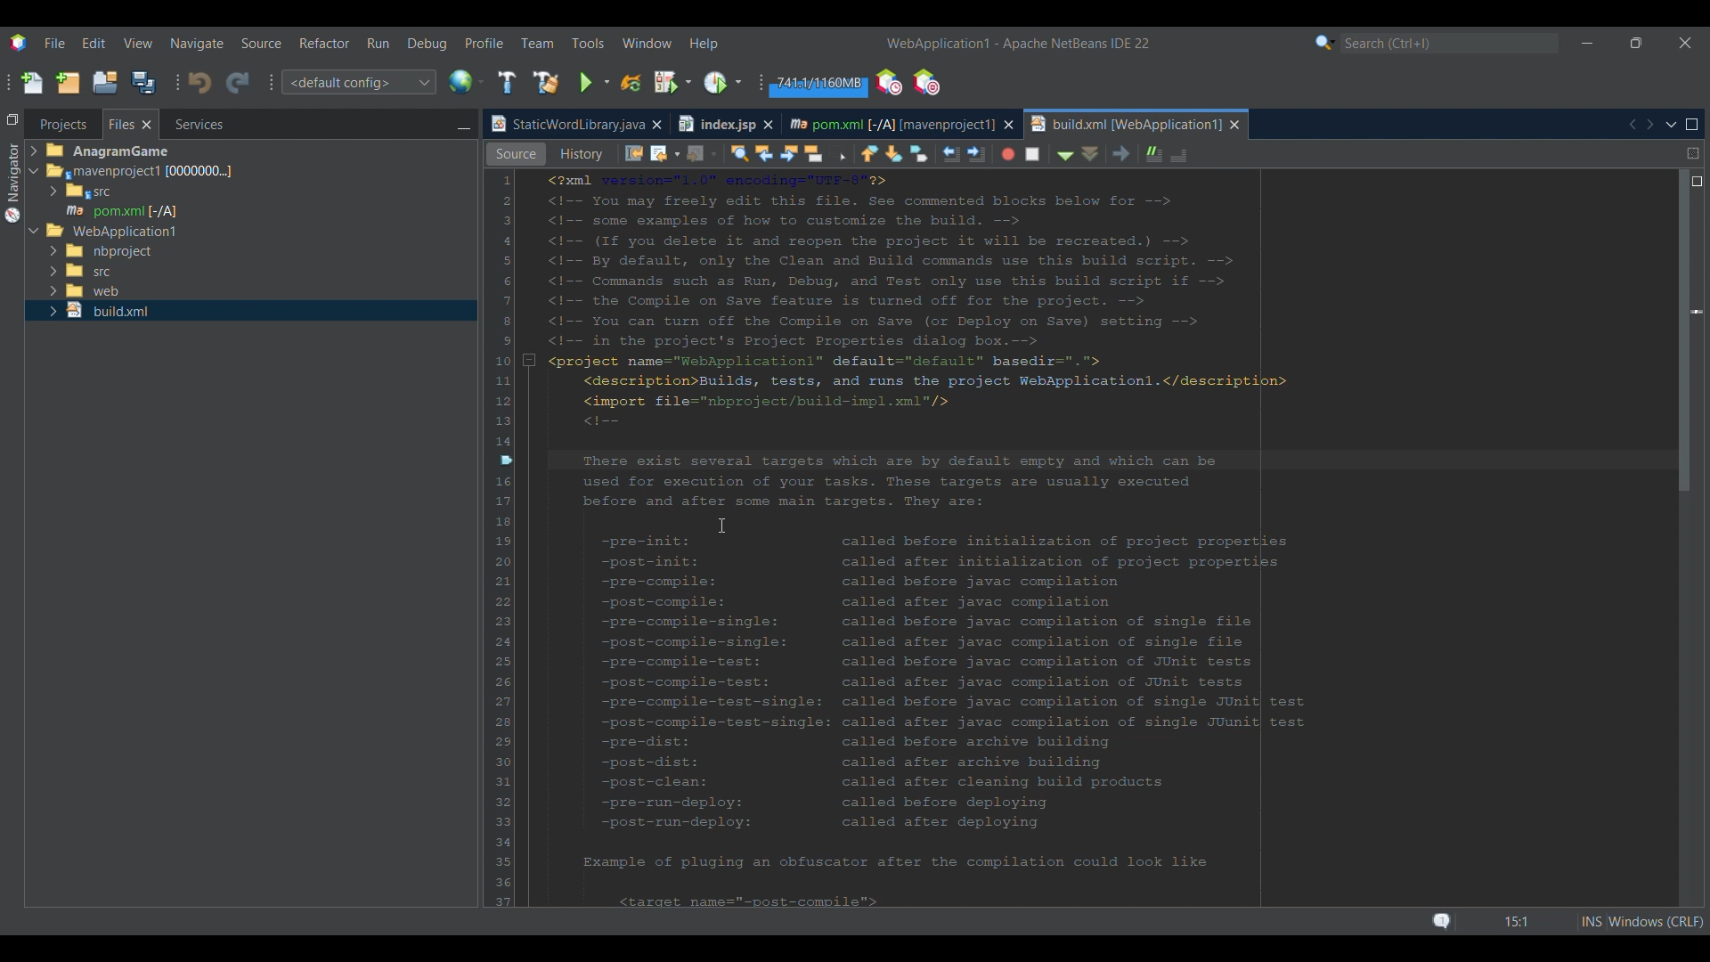 The width and height of the screenshot is (1710, 962). I want to click on Run main project options, so click(595, 83).